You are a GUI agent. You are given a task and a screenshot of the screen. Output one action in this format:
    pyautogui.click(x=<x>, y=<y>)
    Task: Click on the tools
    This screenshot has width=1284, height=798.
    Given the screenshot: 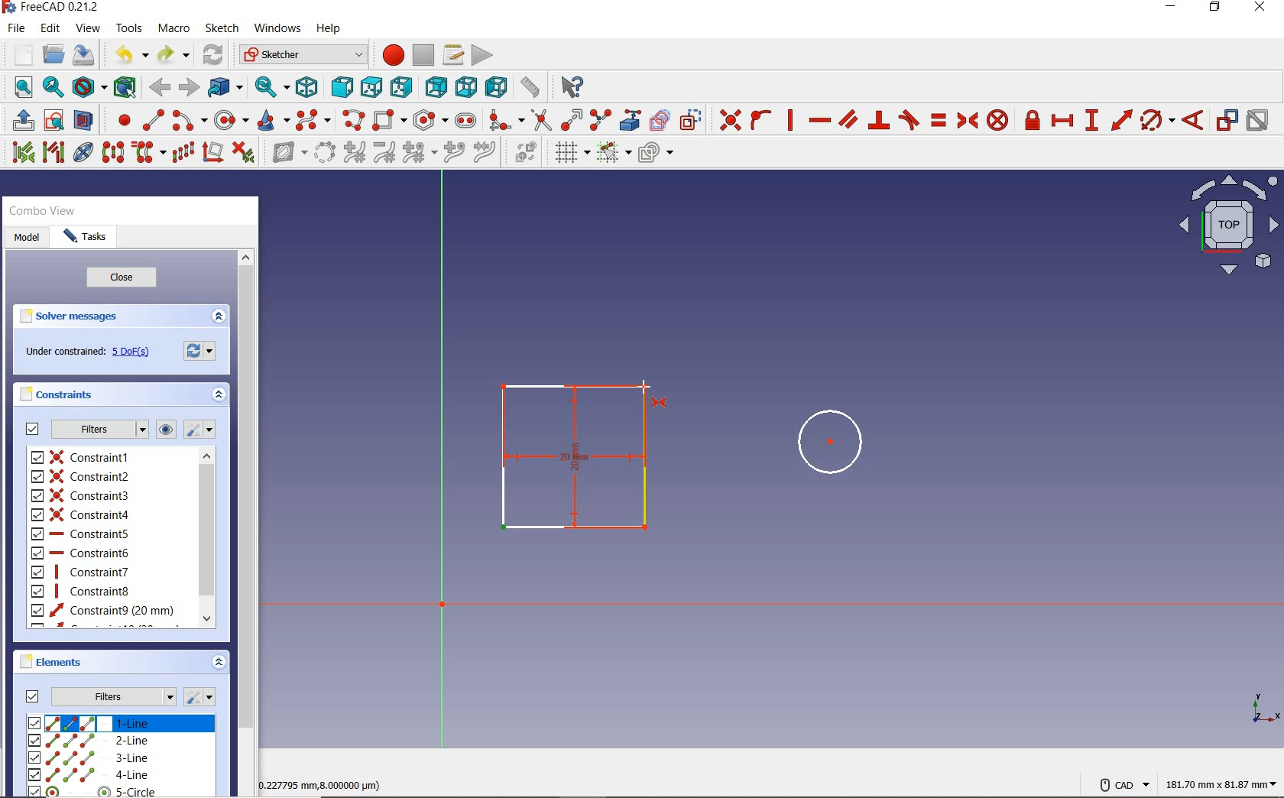 What is the action you would take?
    pyautogui.click(x=129, y=28)
    